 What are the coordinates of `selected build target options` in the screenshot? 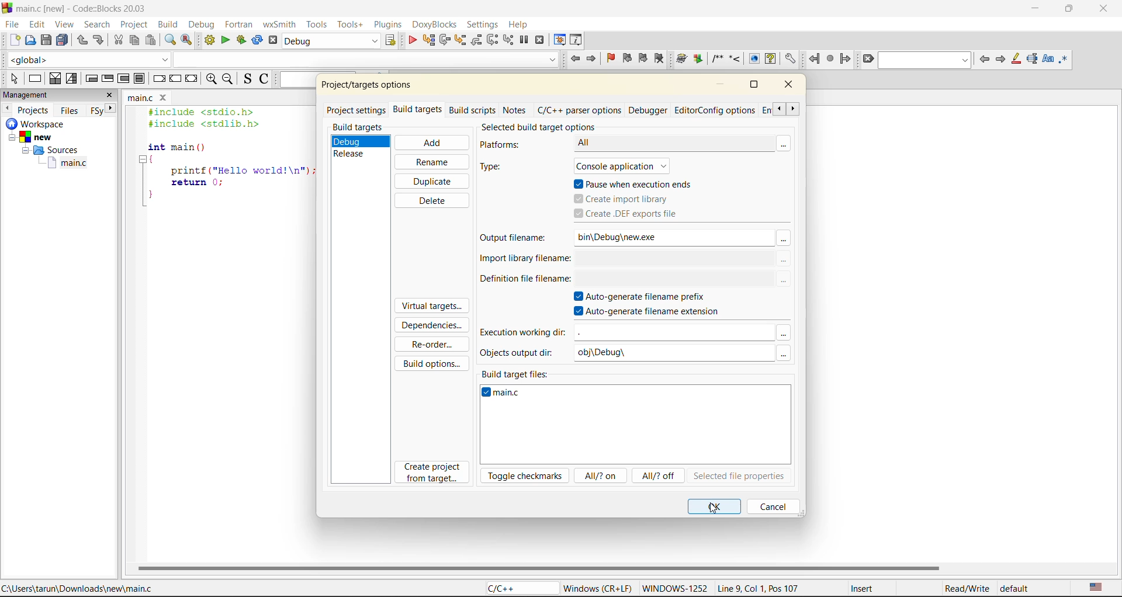 It's located at (552, 126).